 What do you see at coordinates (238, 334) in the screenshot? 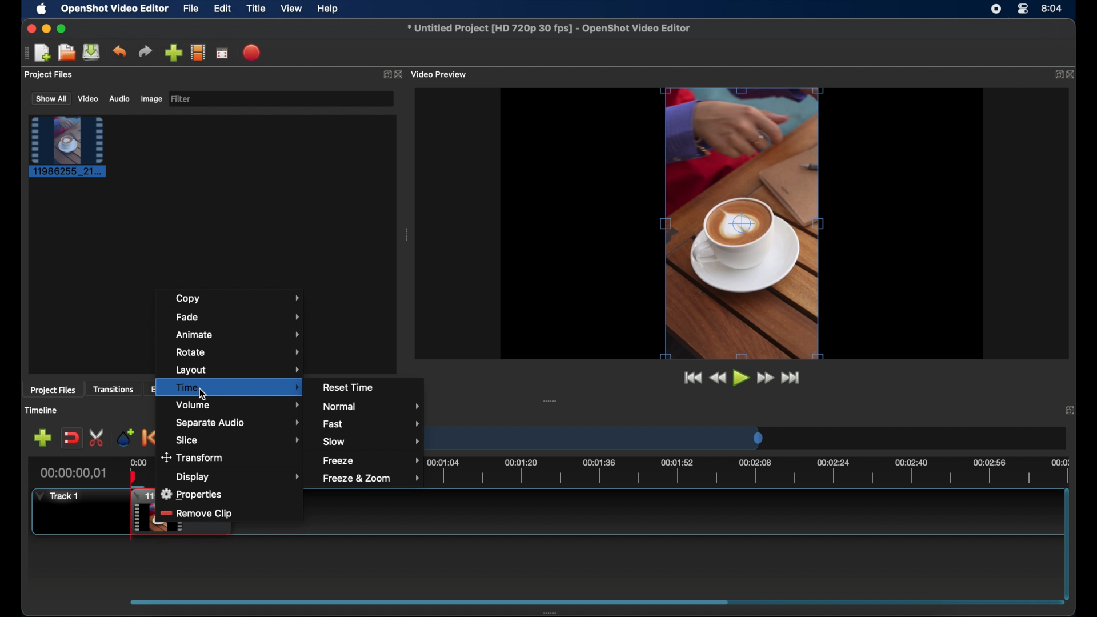
I see `animate menu` at bounding box center [238, 334].